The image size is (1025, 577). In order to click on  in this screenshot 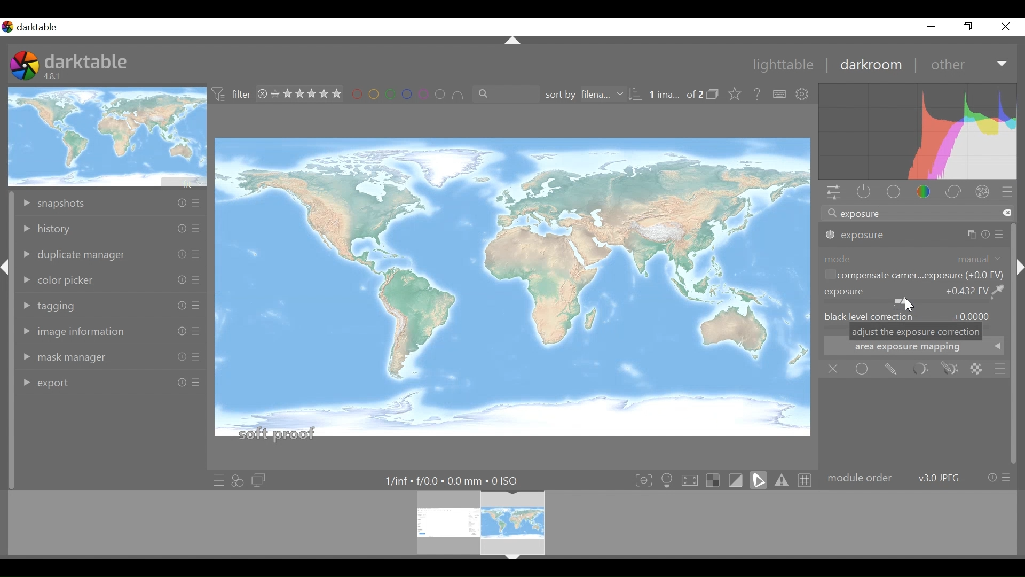, I will do `click(977, 235)`.